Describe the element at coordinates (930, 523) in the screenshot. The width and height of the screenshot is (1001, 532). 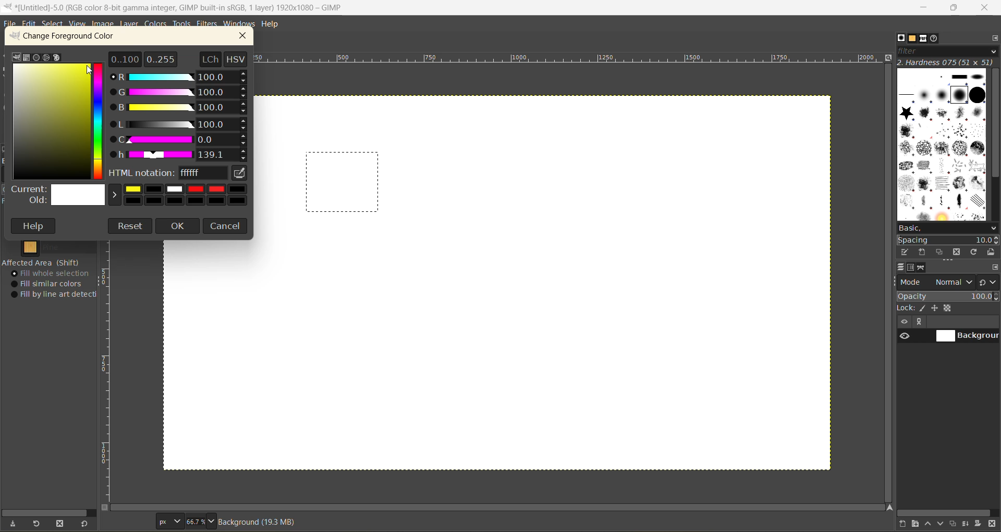
I see `raise this layer` at that location.